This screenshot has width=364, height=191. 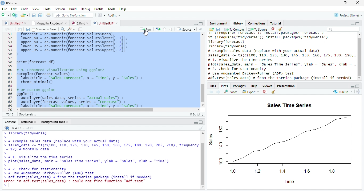 I want to click on forecast = as.numeric(forecast_values$mean),

Tower_80 = as. numeric(forecast_valuesSlower[, 11),

upper_80 = as. numeric (forecast_valuesSupper[, 11,

Tower_95 = as. numeric(forecast_valuesSlower[, 21),

upper_95 = as. numeric (forecast_valuessupper[, 21)
b}, so click(x=78, y=44).